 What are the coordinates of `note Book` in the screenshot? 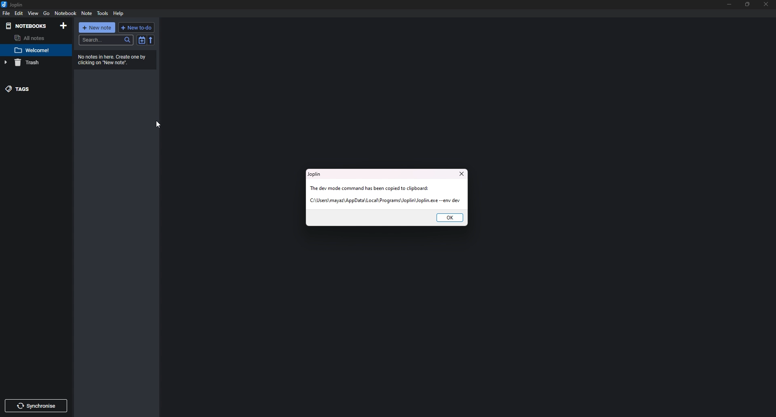 It's located at (65, 13).